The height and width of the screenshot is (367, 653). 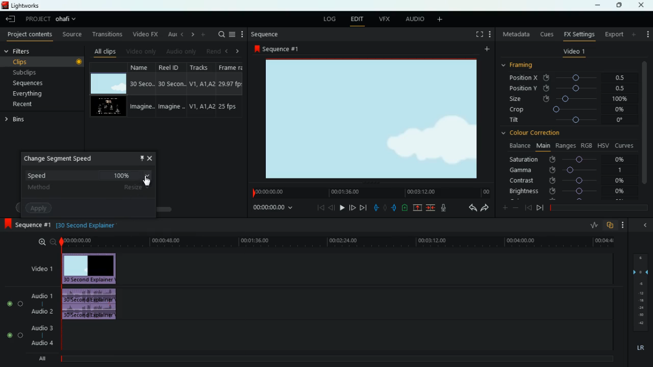 What do you see at coordinates (103, 50) in the screenshot?
I see `all clips` at bounding box center [103, 50].